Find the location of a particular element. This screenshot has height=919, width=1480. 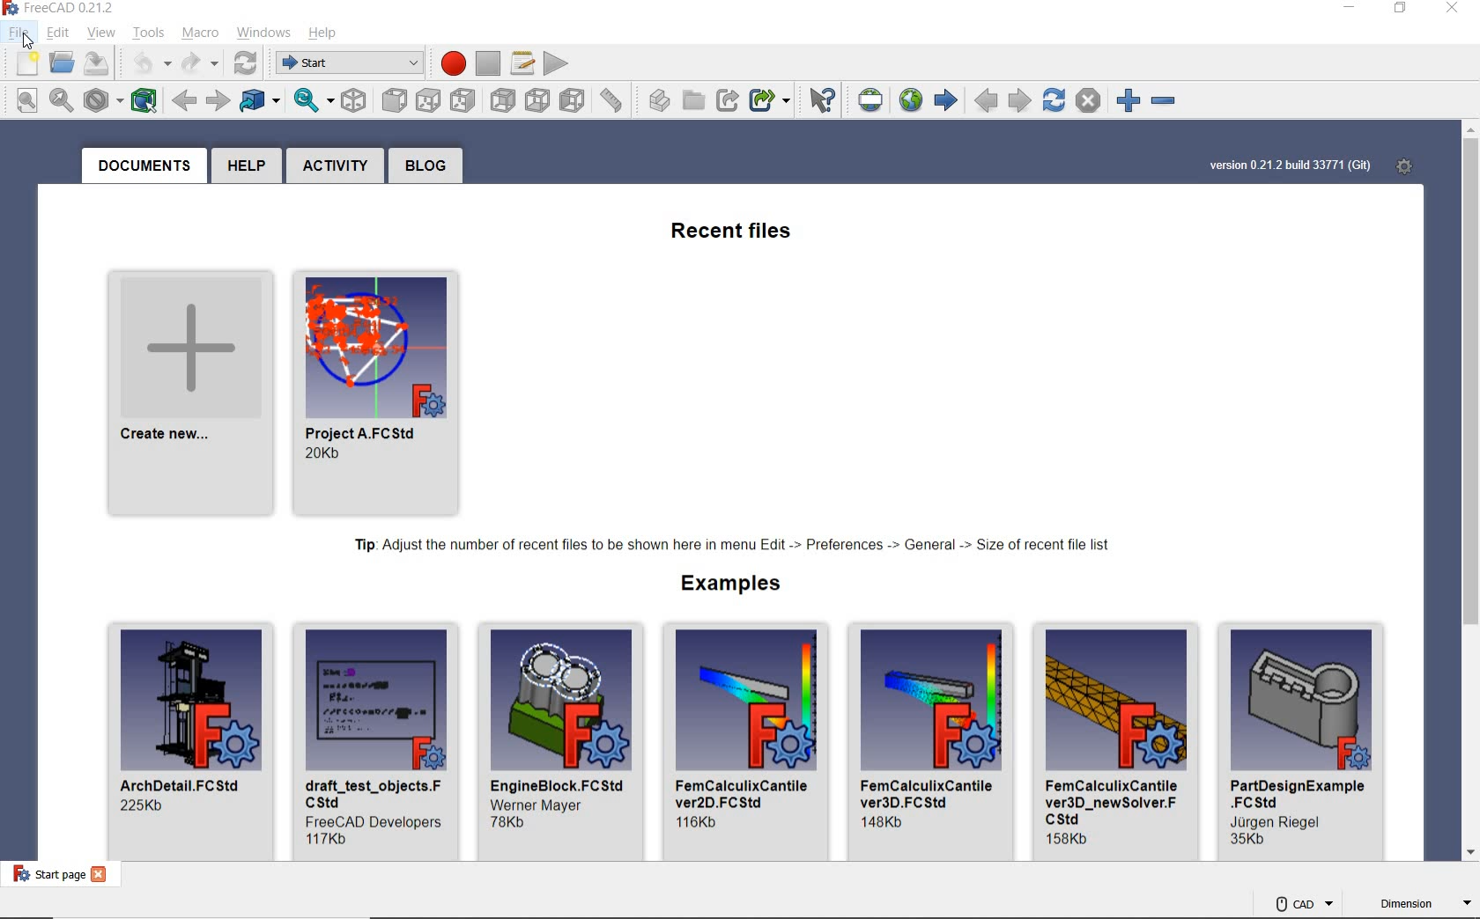

RIGHT is located at coordinates (464, 102).